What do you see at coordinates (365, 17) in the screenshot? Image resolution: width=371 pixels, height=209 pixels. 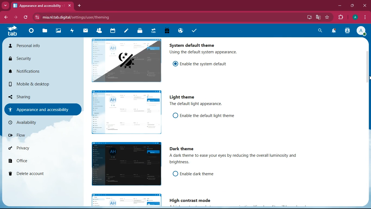 I see `menu` at bounding box center [365, 17].